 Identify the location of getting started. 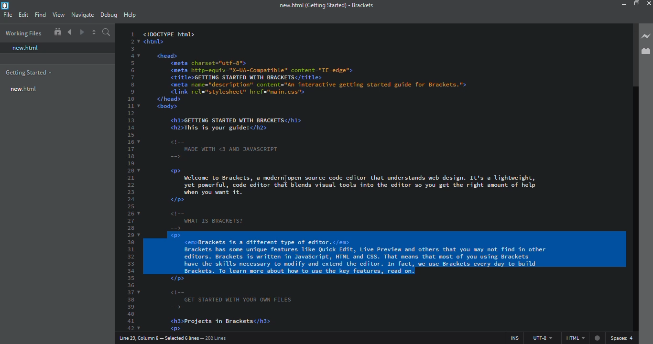
(29, 73).